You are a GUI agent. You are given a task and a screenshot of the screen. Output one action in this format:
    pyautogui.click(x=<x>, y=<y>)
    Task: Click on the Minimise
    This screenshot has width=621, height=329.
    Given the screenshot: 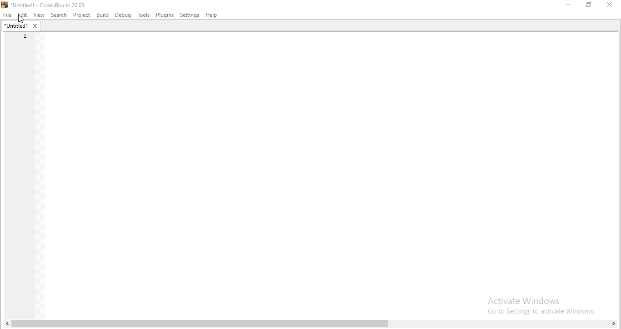 What is the action you would take?
    pyautogui.click(x=567, y=6)
    